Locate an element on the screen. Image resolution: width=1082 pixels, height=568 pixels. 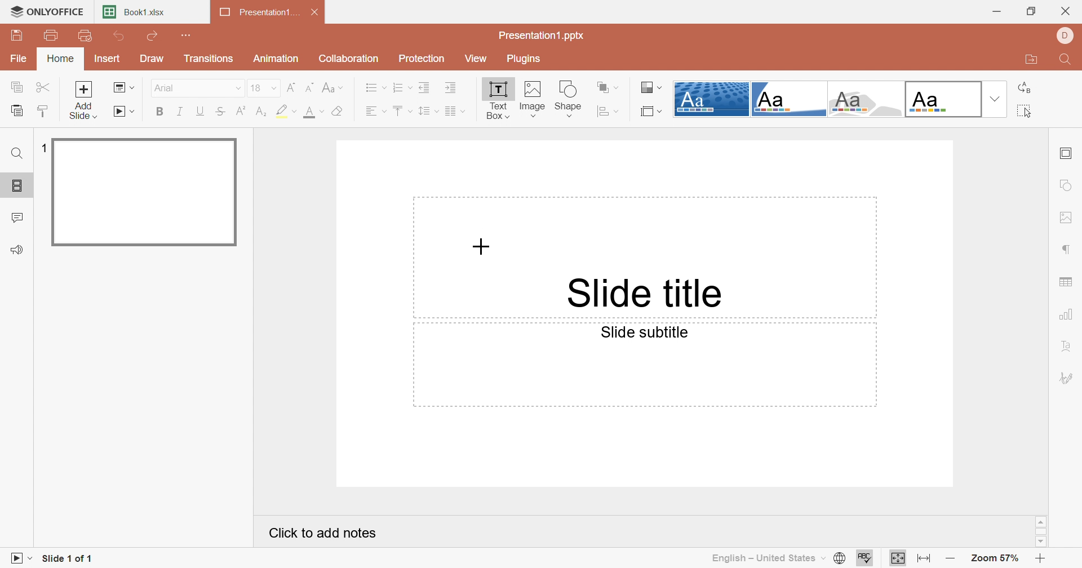
English - United States is located at coordinates (768, 560).